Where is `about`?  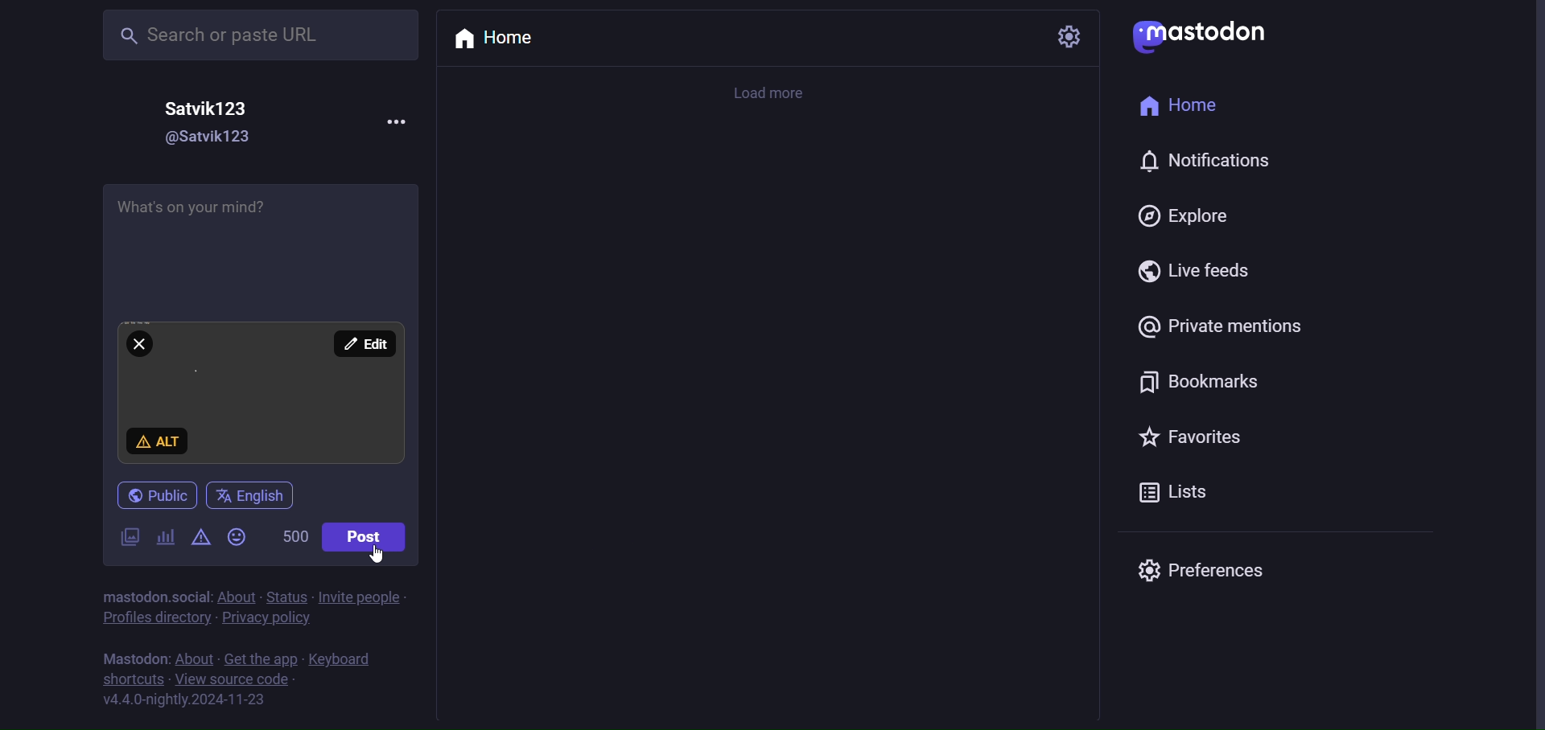 about is located at coordinates (193, 658).